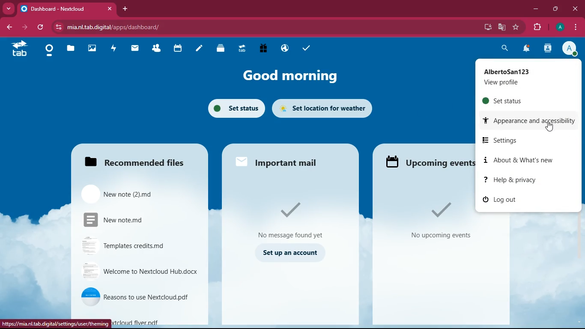  What do you see at coordinates (516, 27) in the screenshot?
I see `favourite` at bounding box center [516, 27].